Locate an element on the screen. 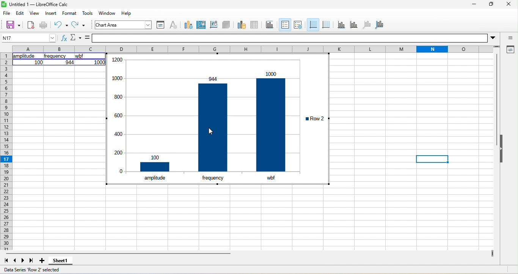  chart area is located at coordinates (200, 25).